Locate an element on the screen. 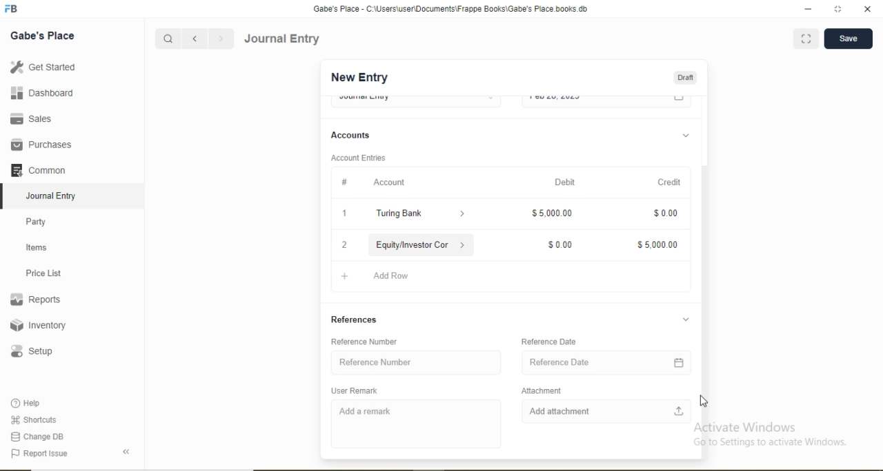 Image resolution: width=883 pixels, height=471 pixels. Credit is located at coordinates (670, 183).